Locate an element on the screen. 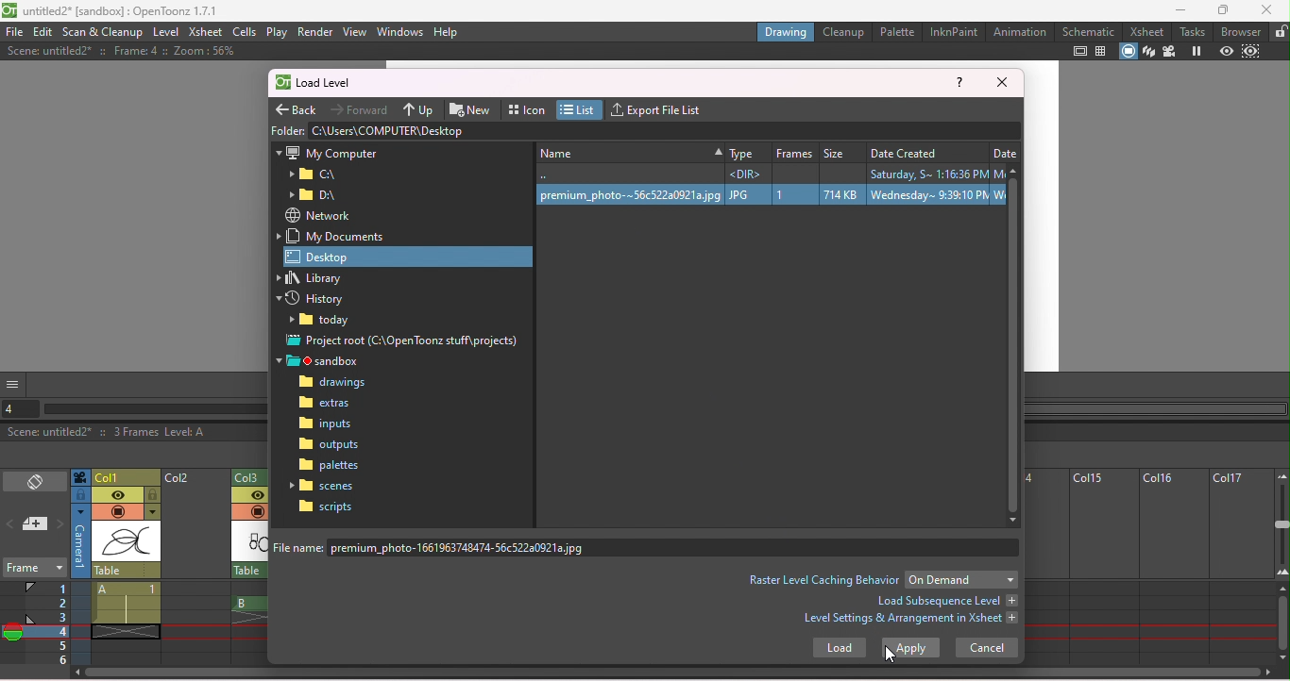 This screenshot has height=681, width=1290. Project root is located at coordinates (404, 342).